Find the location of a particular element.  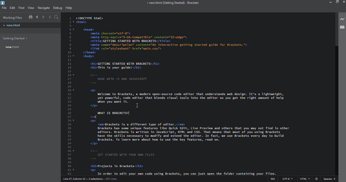

html is located at coordinates (309, 179).